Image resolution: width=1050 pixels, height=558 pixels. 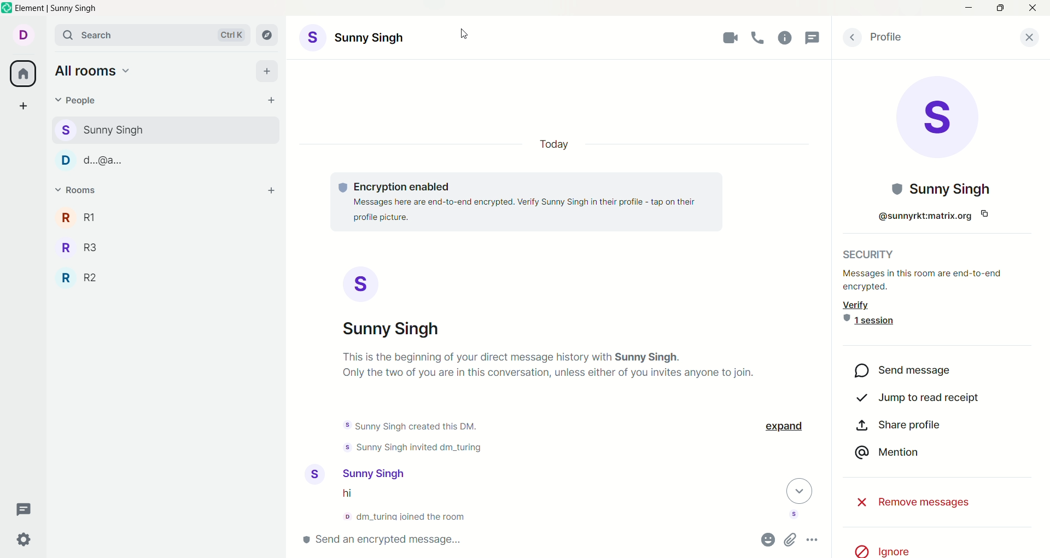 What do you see at coordinates (466, 33) in the screenshot?
I see `Mouse Cursor` at bounding box center [466, 33].